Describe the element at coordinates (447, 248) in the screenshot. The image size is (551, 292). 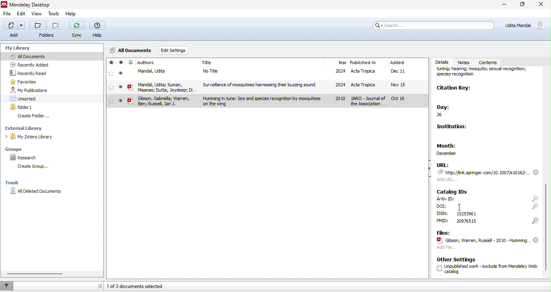
I see `add file` at that location.